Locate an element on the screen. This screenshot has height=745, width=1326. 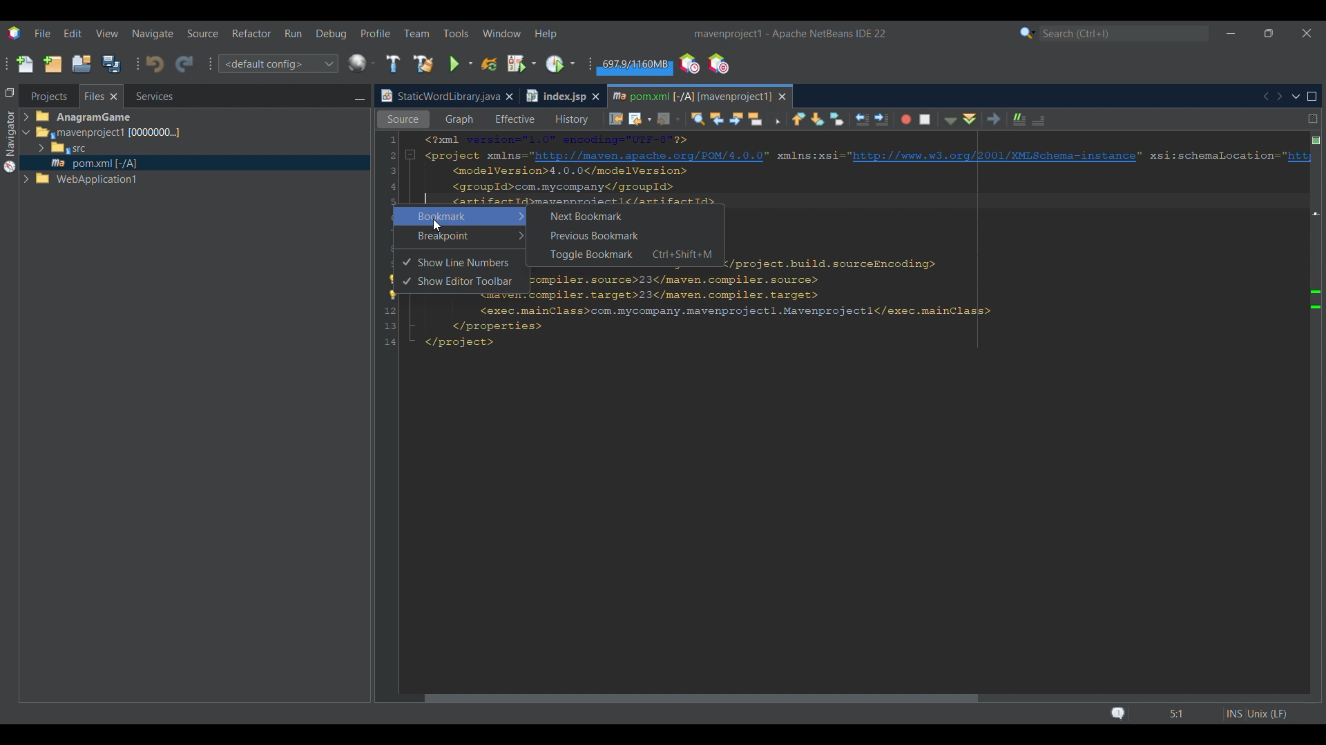
Last edit is located at coordinates (616, 118).